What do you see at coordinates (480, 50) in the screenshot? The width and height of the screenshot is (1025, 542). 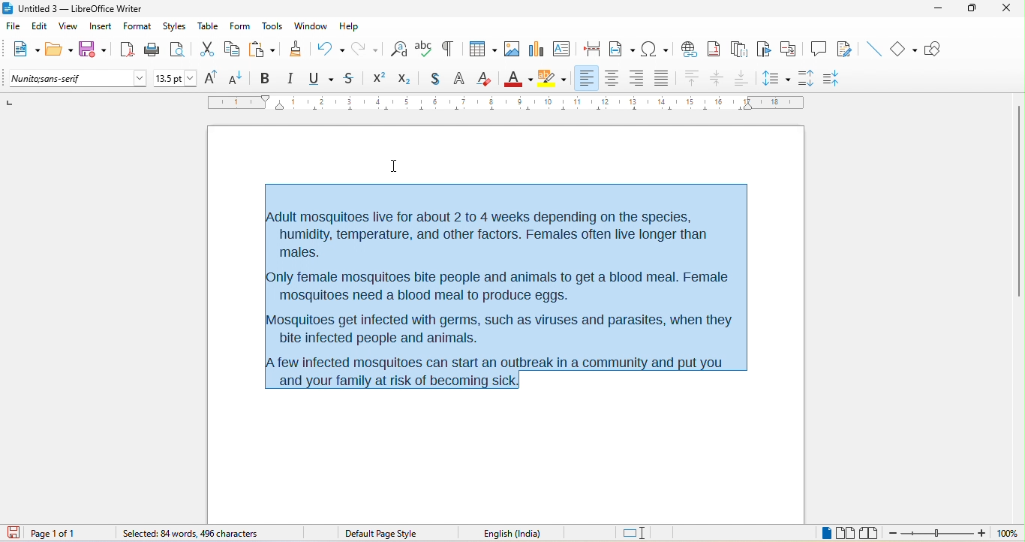 I see `table` at bounding box center [480, 50].